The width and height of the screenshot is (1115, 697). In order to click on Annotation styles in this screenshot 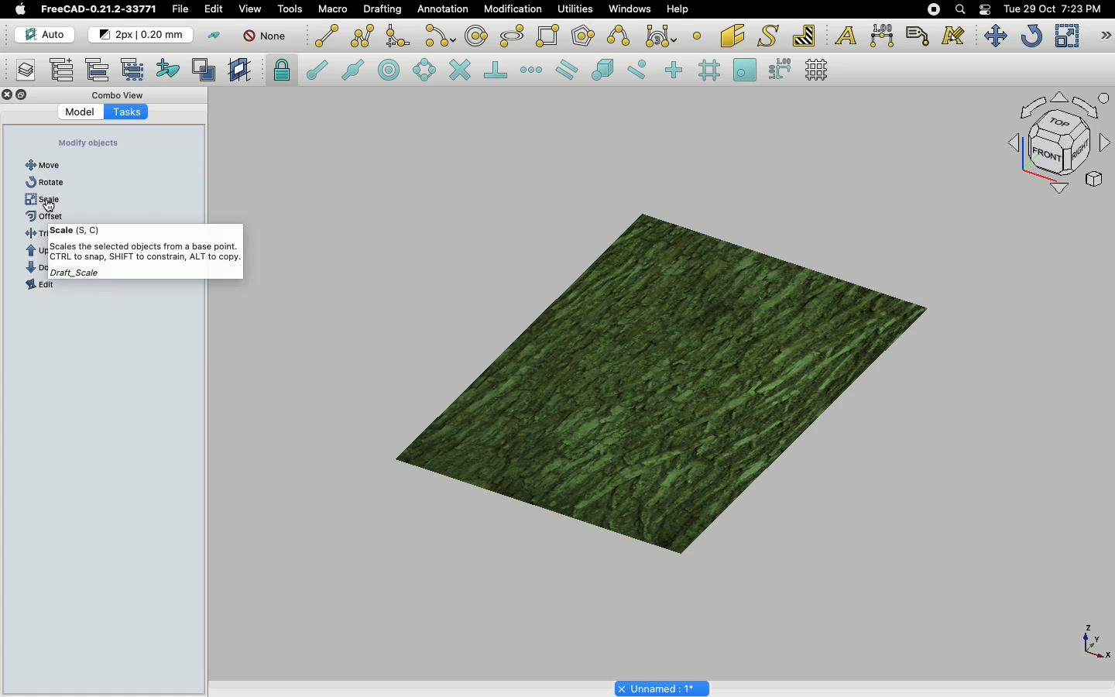, I will do `click(952, 37)`.